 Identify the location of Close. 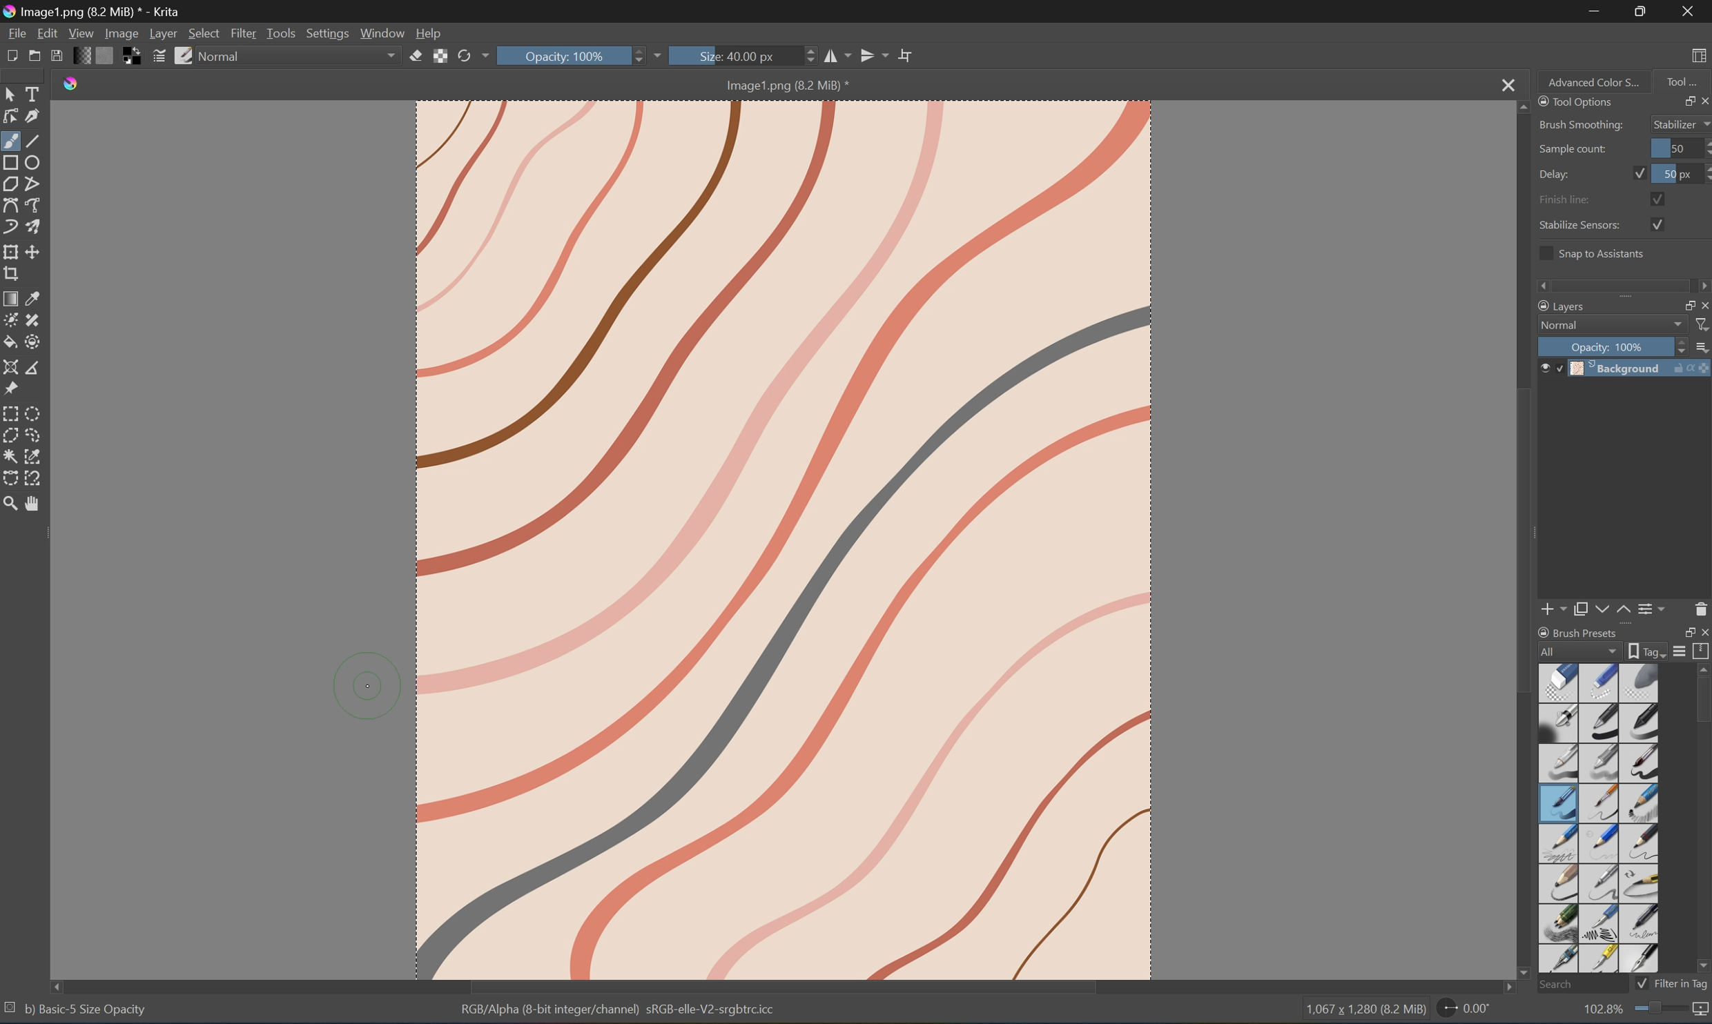
(1504, 85).